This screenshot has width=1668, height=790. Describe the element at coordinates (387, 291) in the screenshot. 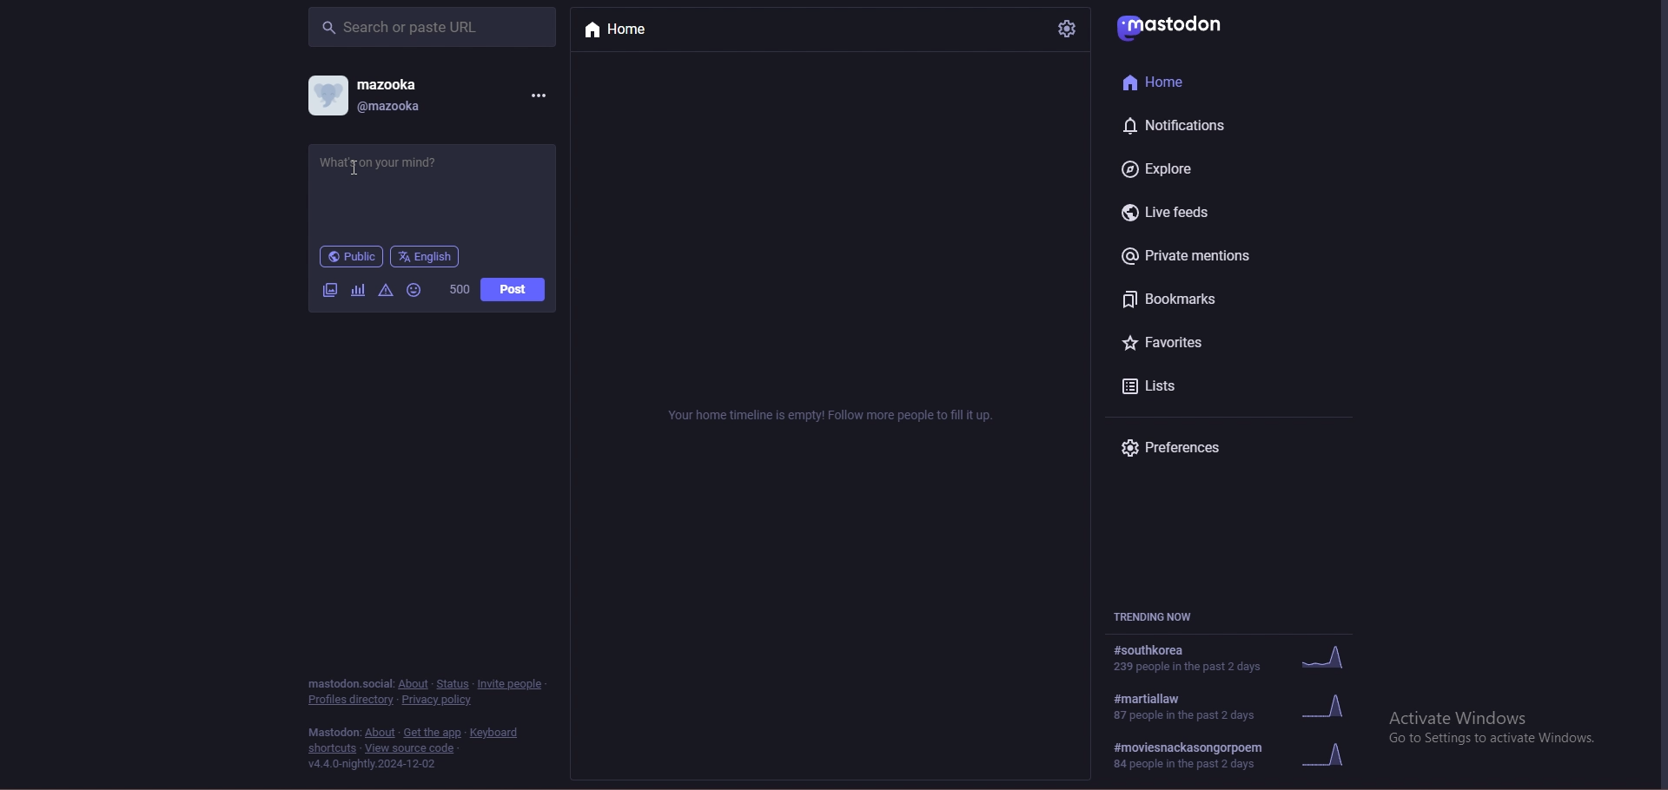

I see `warning` at that location.